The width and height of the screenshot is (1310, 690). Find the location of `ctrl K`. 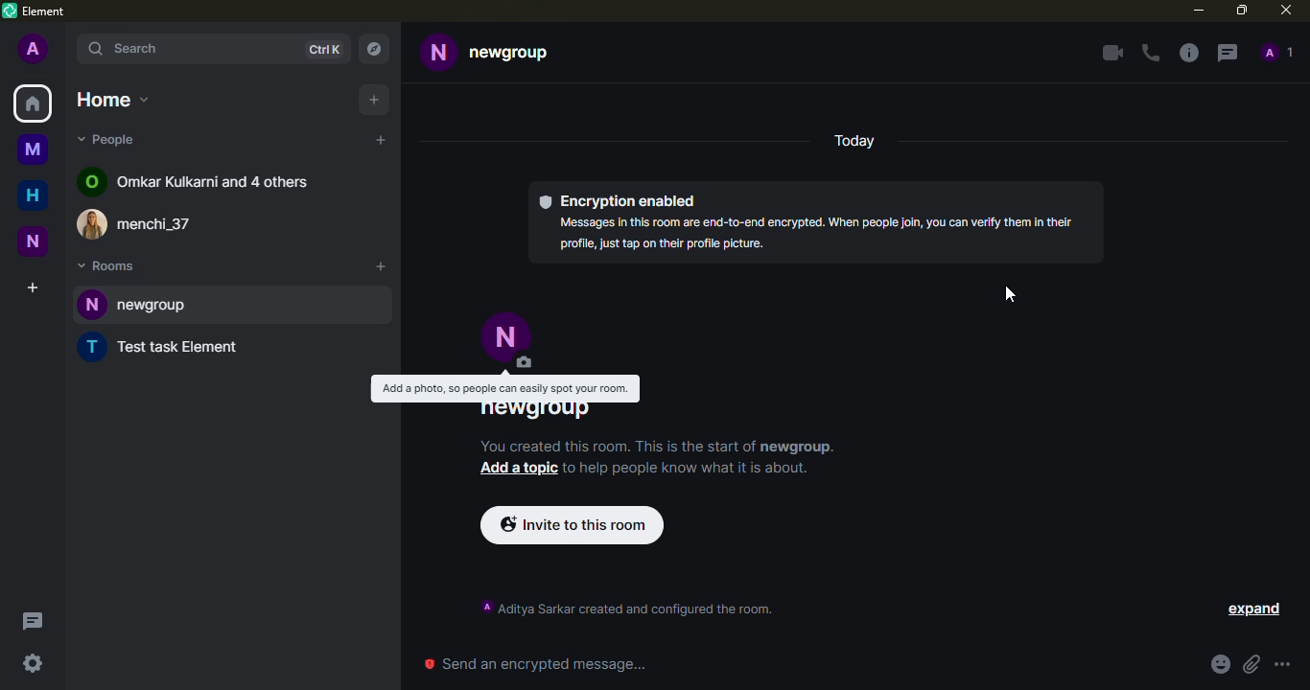

ctrl K is located at coordinates (323, 50).